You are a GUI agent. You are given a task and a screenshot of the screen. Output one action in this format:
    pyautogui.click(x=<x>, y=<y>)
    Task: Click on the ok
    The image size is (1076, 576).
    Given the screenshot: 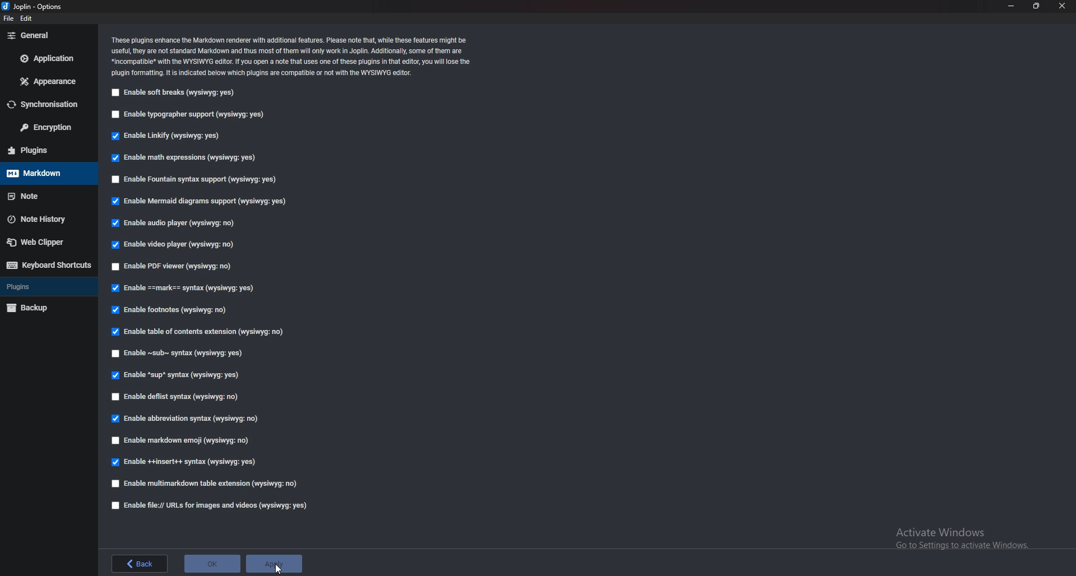 What is the action you would take?
    pyautogui.click(x=212, y=563)
    